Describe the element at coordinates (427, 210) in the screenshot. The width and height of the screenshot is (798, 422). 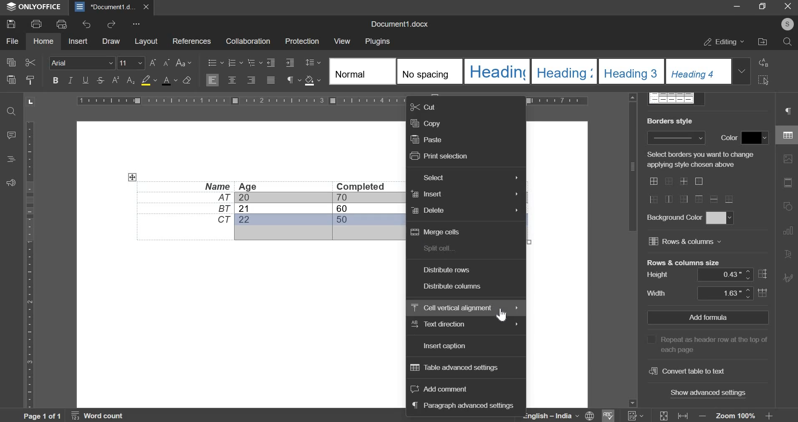
I see `delete` at that location.